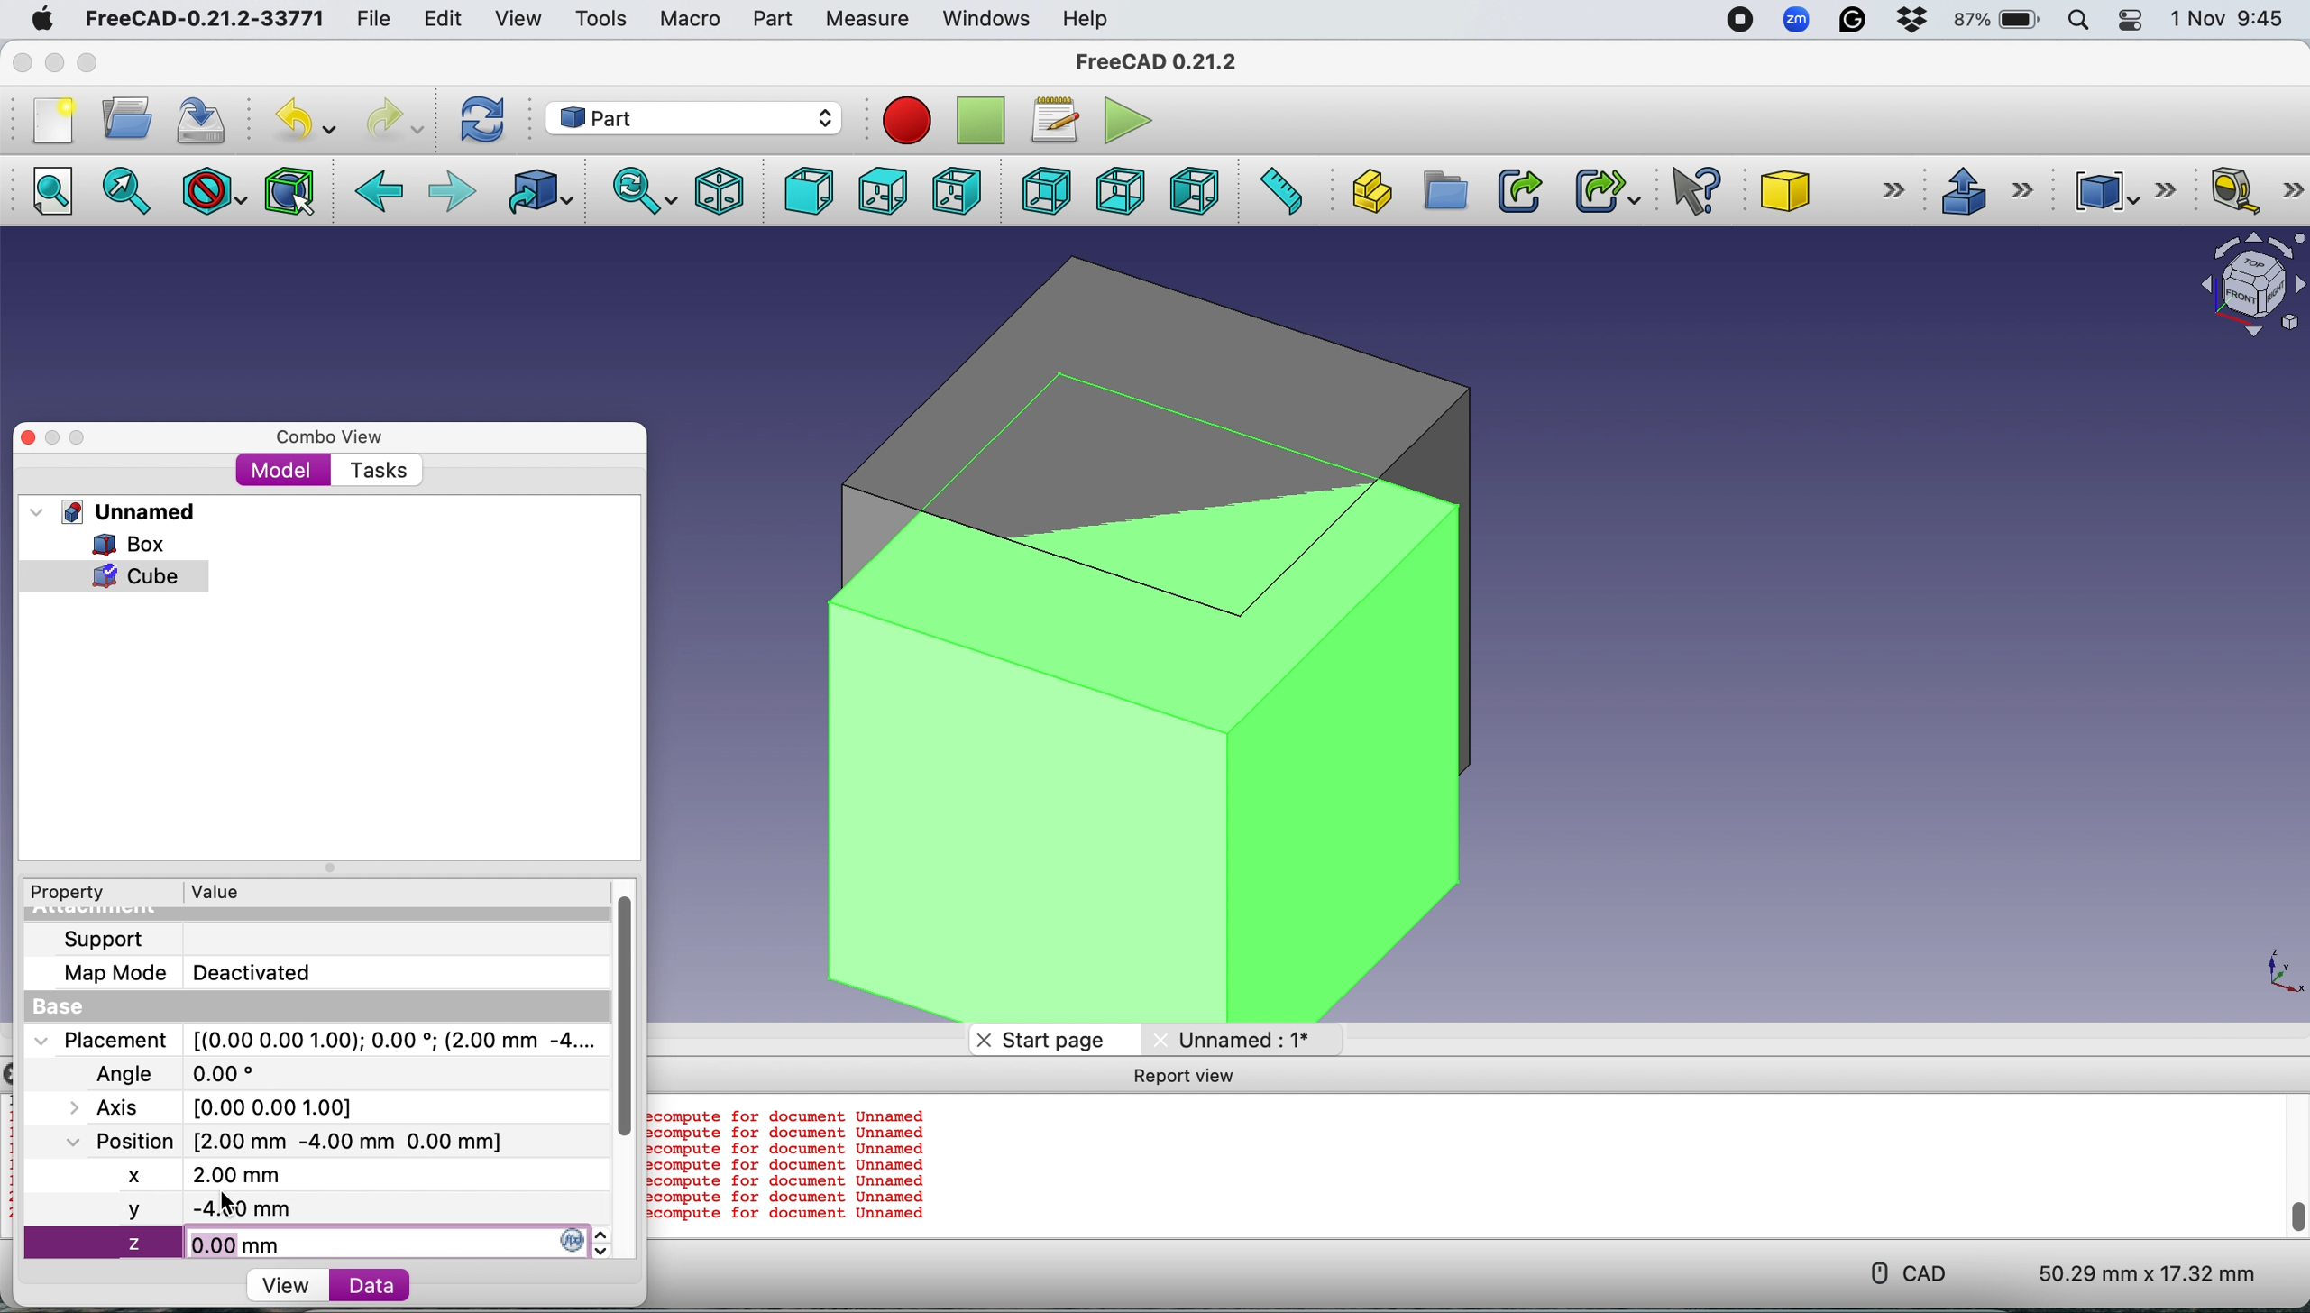 The height and width of the screenshot is (1313, 2310). What do you see at coordinates (80, 438) in the screenshot?
I see `Maximise` at bounding box center [80, 438].